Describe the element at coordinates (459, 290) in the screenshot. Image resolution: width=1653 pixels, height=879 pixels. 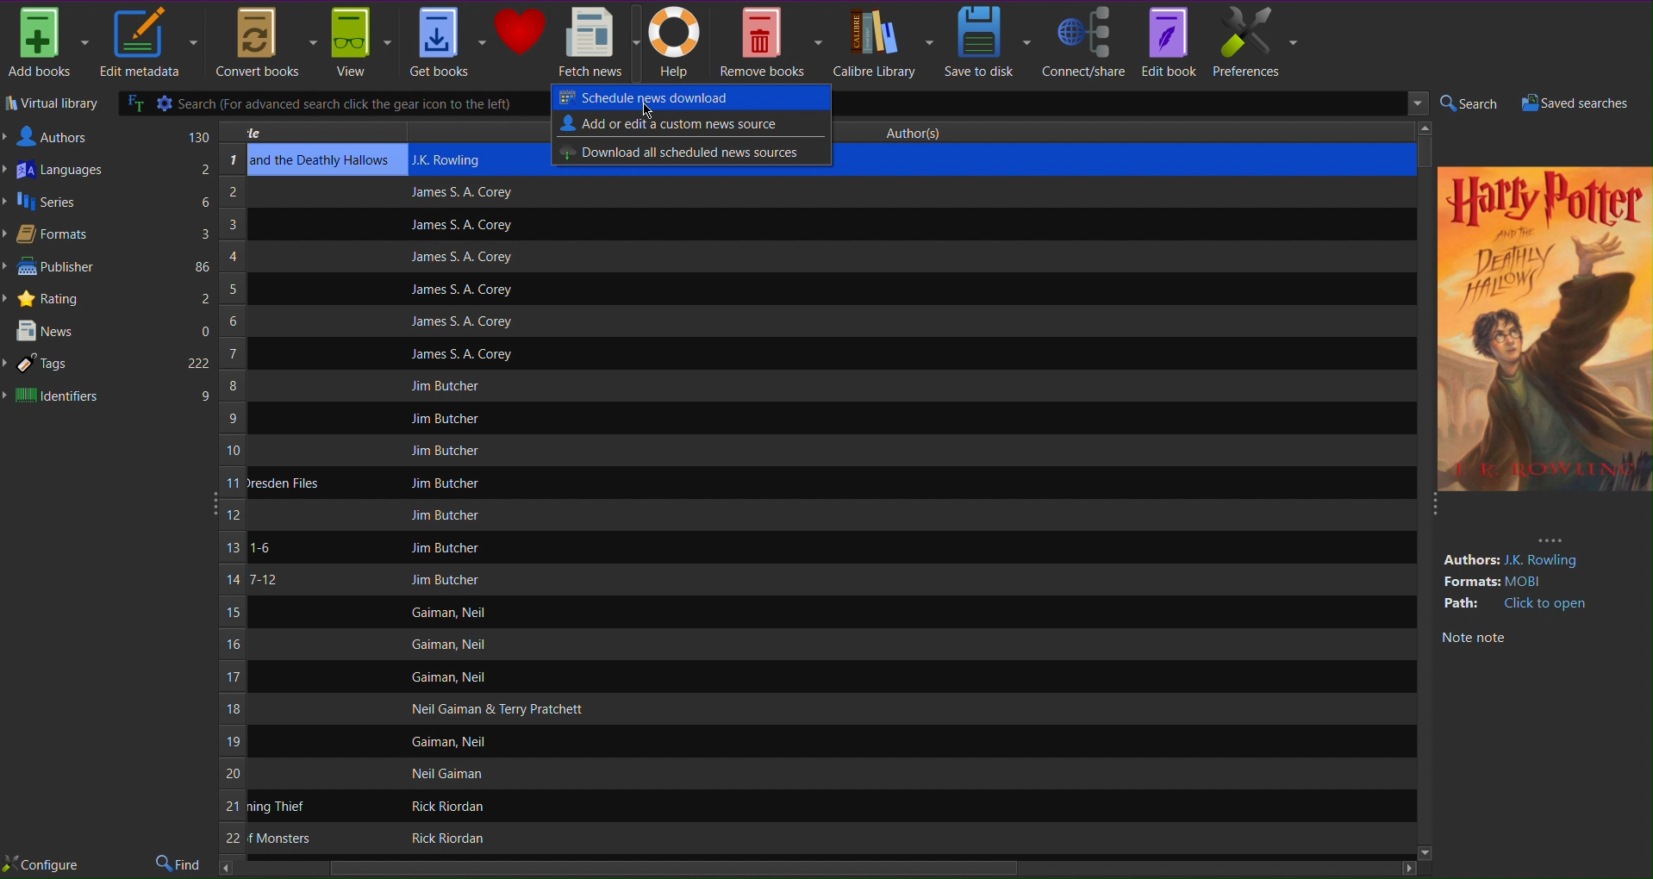
I see `James S. A. Corey` at that location.